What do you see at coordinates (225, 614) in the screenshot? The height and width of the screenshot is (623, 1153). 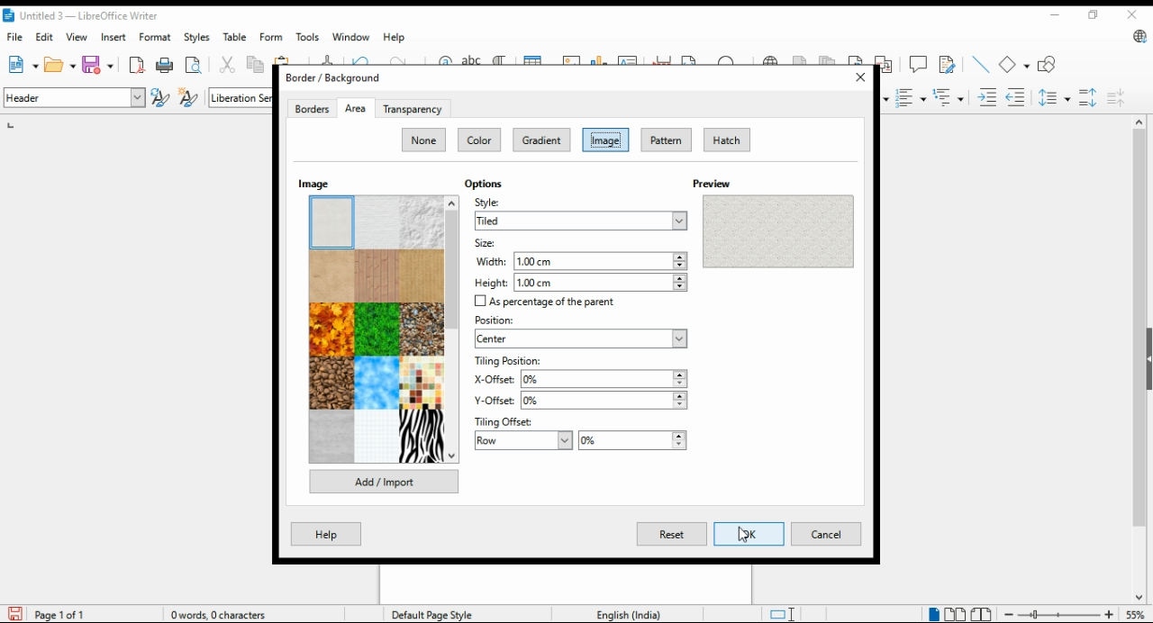 I see `document information` at bounding box center [225, 614].